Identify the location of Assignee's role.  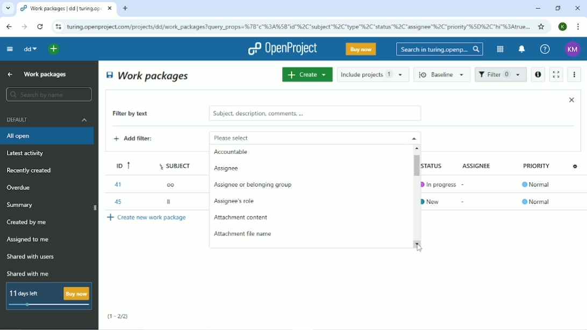
(236, 202).